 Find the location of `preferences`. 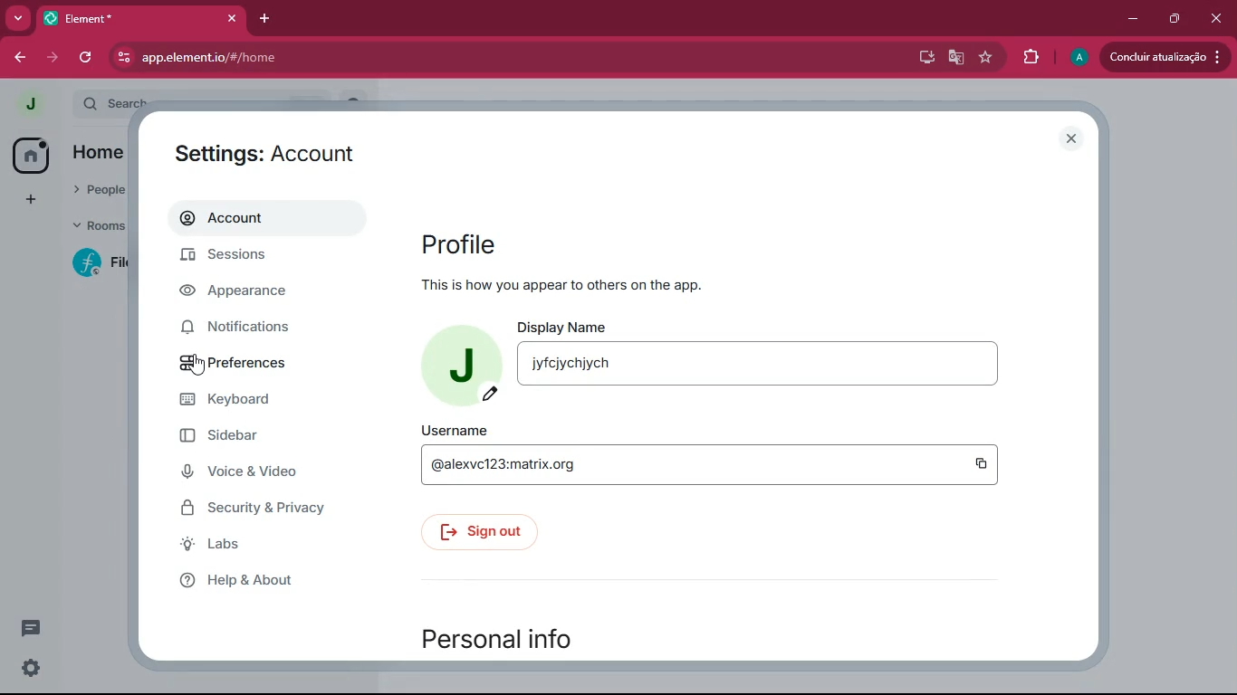

preferences is located at coordinates (253, 365).